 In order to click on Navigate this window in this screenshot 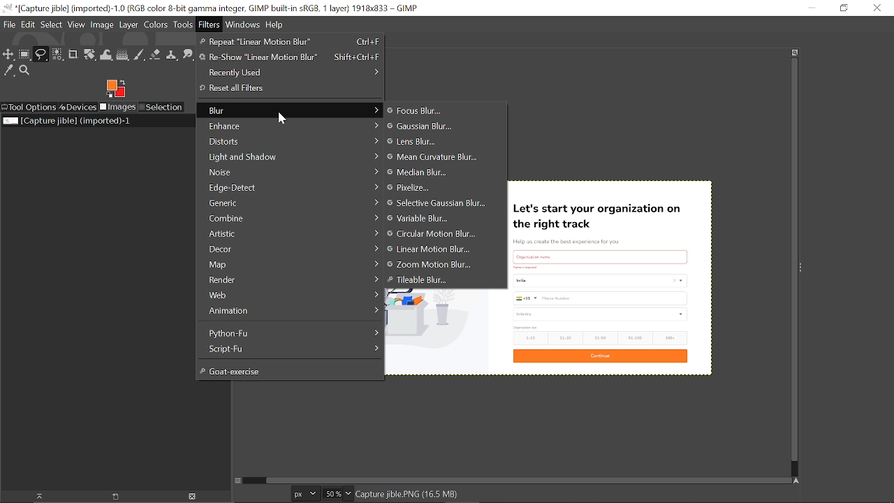, I will do `click(799, 481)`.